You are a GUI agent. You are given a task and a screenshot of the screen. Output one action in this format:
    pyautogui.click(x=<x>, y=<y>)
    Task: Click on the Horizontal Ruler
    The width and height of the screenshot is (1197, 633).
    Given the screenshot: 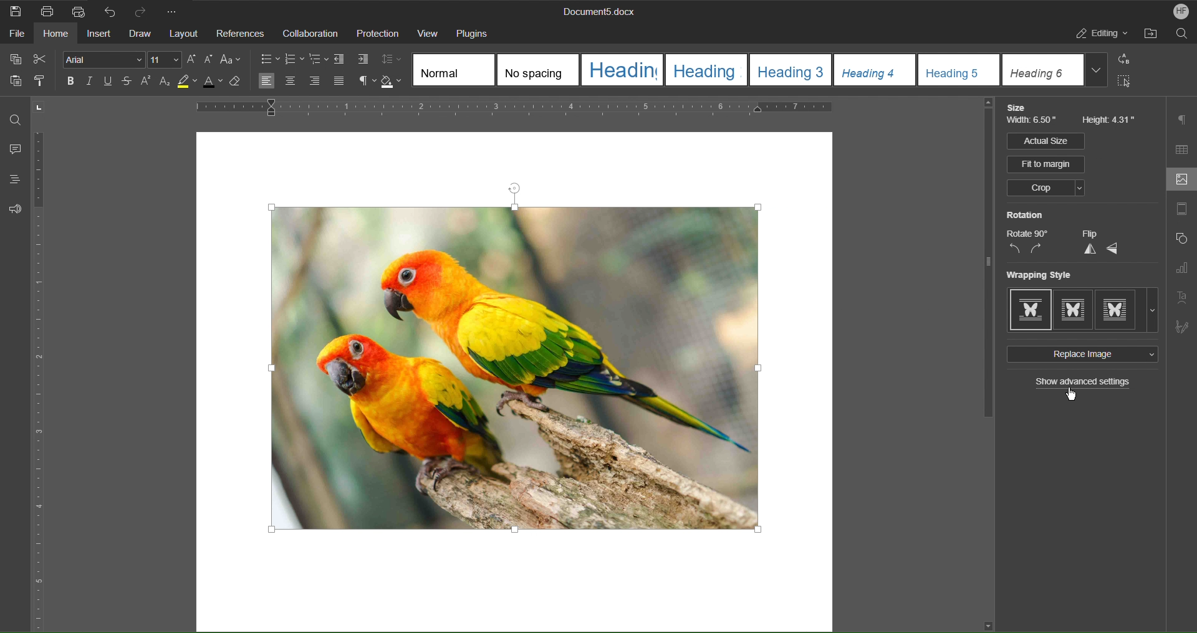 What is the action you would take?
    pyautogui.click(x=556, y=110)
    